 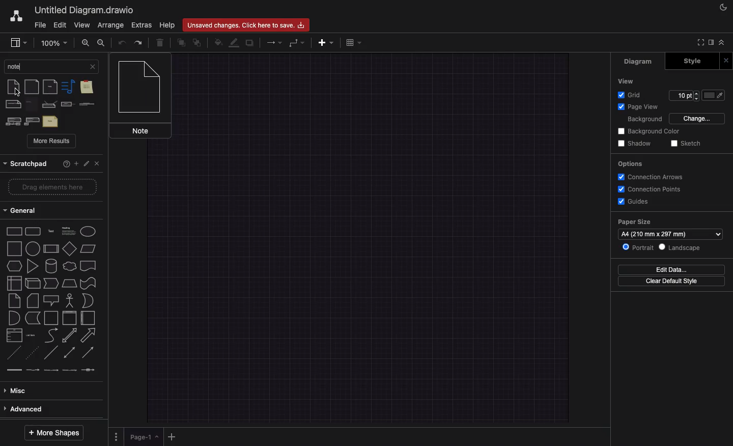 What do you see at coordinates (89, 283) in the screenshot?
I see `tape` at bounding box center [89, 283].